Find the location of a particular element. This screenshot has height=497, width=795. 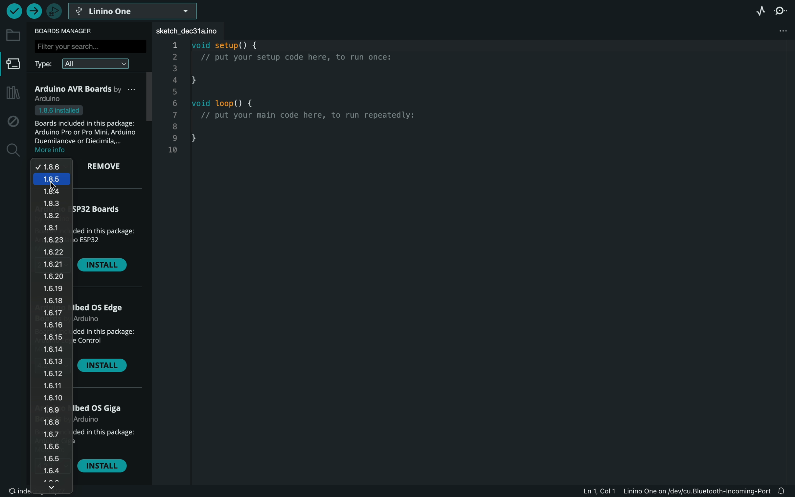

serial monitor is located at coordinates (783, 11).